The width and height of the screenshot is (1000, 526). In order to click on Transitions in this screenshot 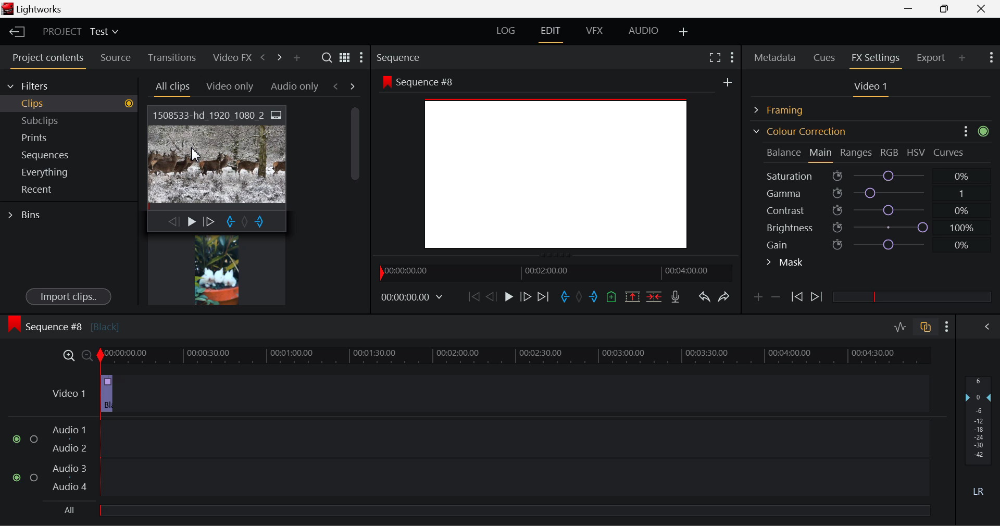, I will do `click(172, 57)`.